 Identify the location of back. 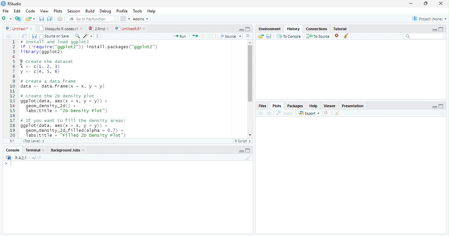
(260, 113).